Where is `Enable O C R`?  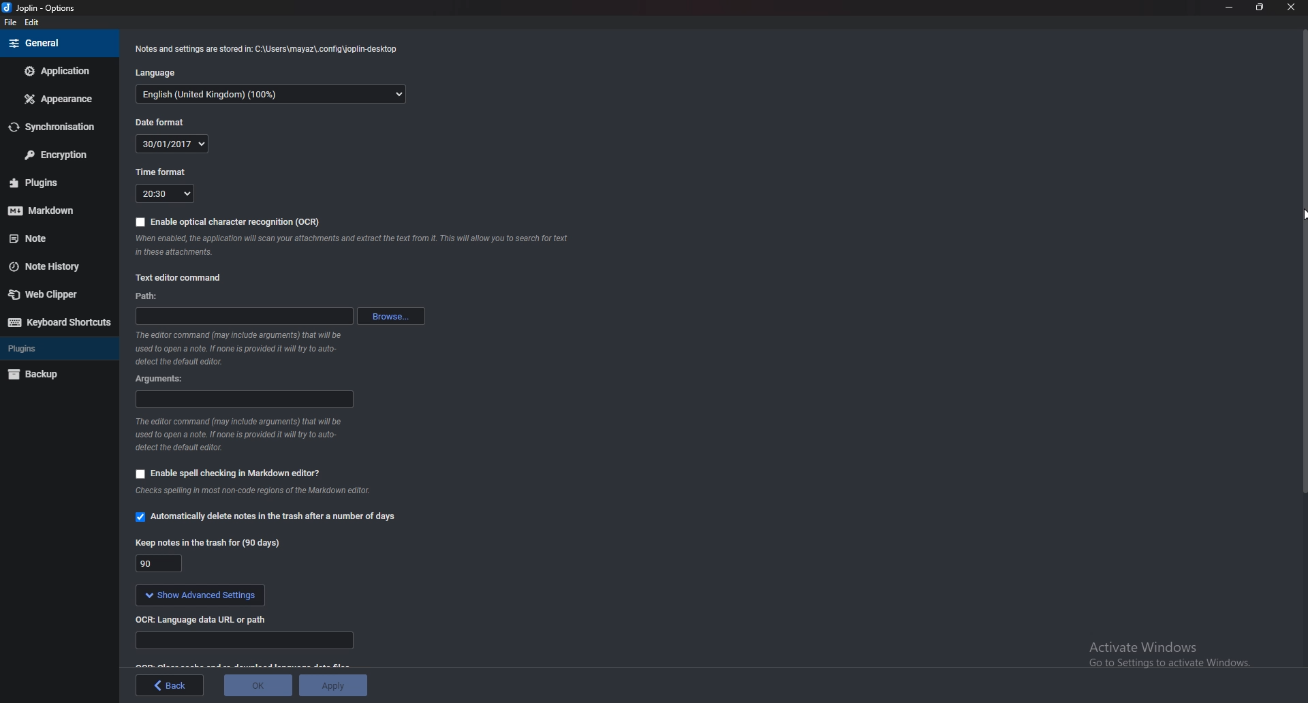
Enable O C R is located at coordinates (228, 223).